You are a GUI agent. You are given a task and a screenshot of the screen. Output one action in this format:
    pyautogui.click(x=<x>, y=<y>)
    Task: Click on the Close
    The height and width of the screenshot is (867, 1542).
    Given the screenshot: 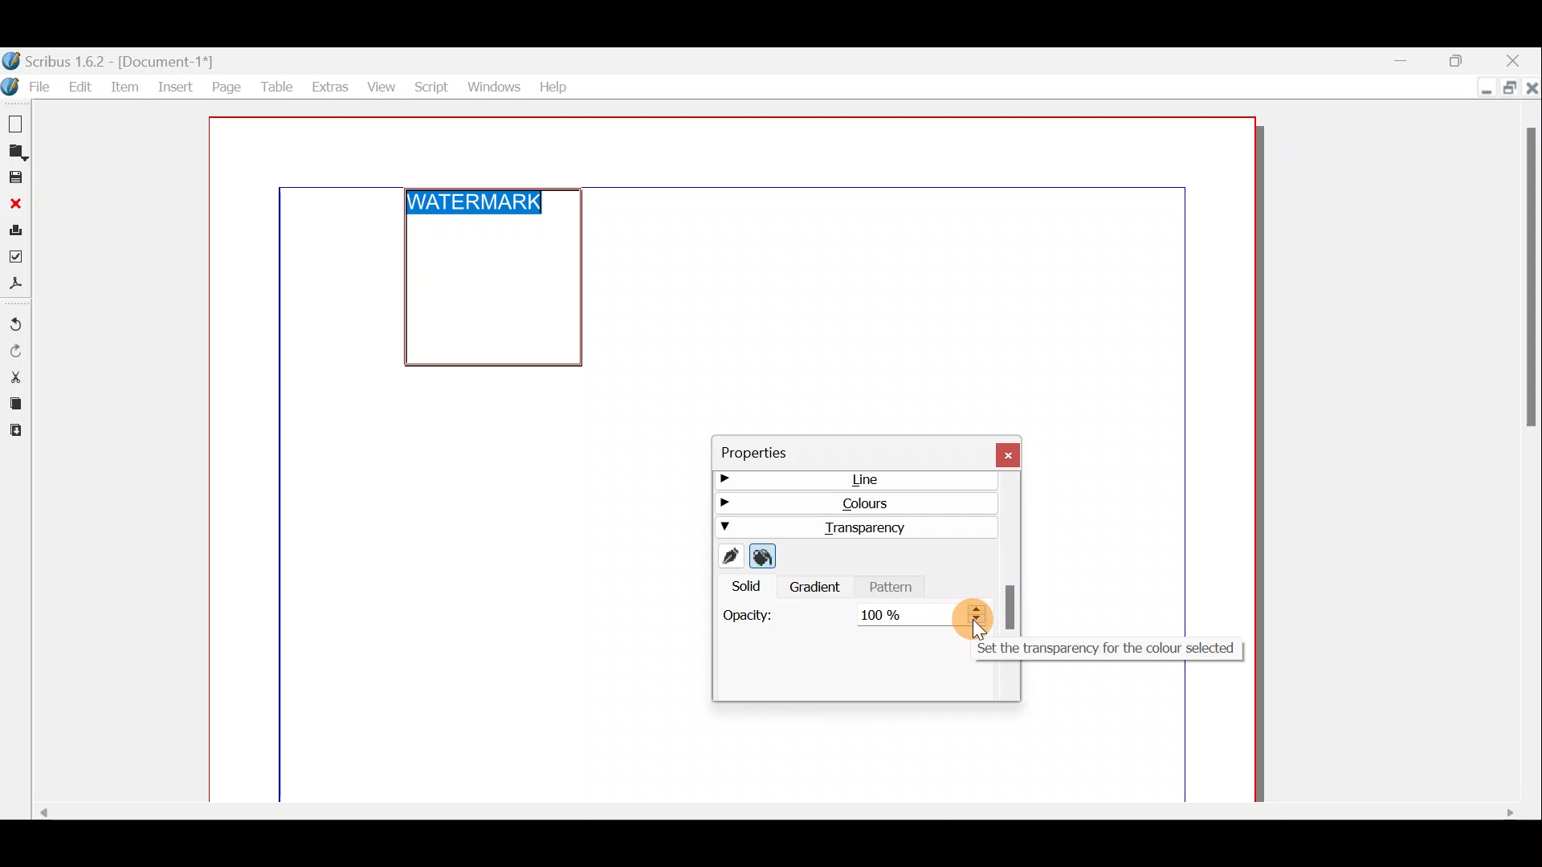 What is the action you would take?
    pyautogui.click(x=14, y=204)
    